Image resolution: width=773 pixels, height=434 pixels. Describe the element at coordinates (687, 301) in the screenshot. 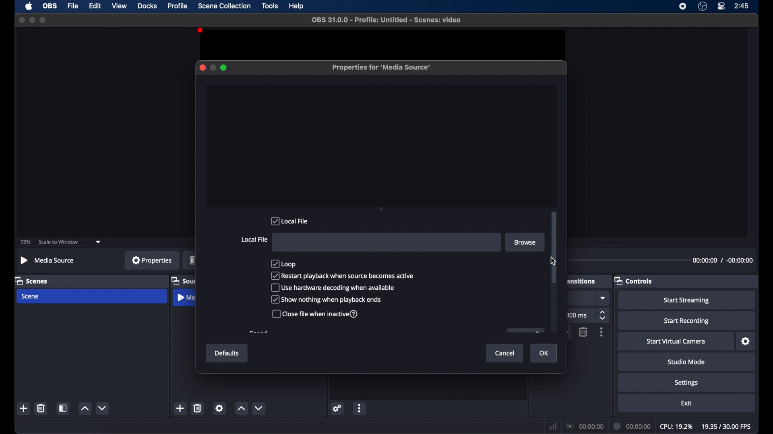

I see `start streaming` at that location.